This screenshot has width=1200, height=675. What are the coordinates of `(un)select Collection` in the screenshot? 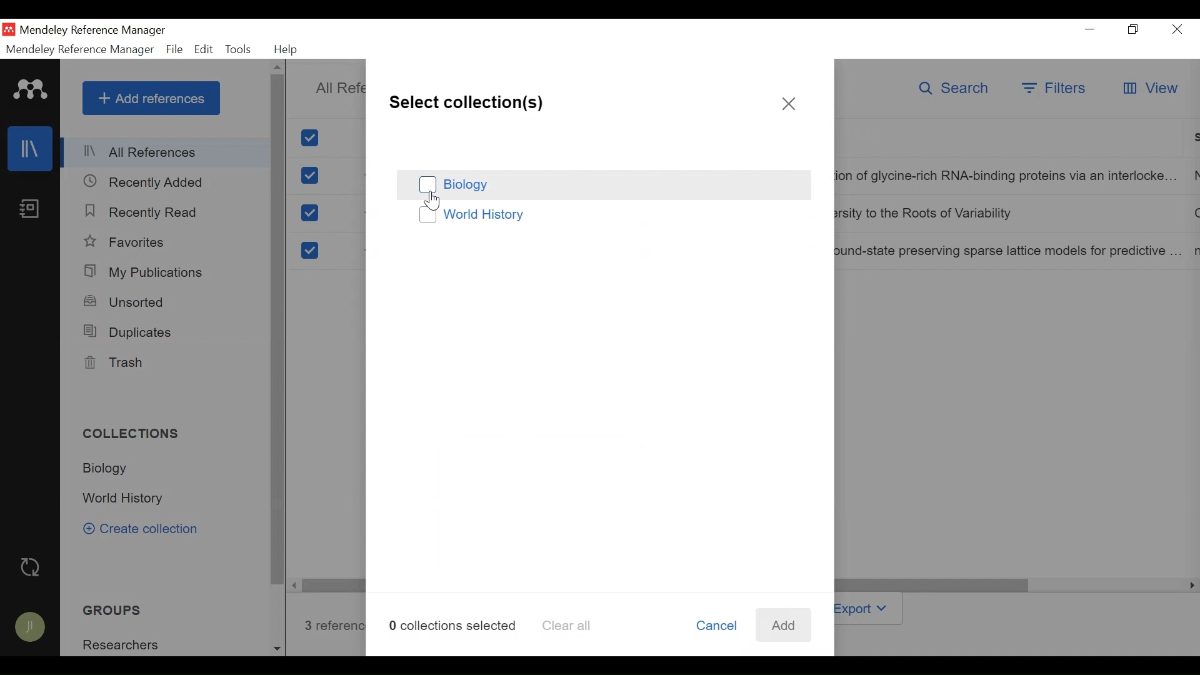 It's located at (604, 216).